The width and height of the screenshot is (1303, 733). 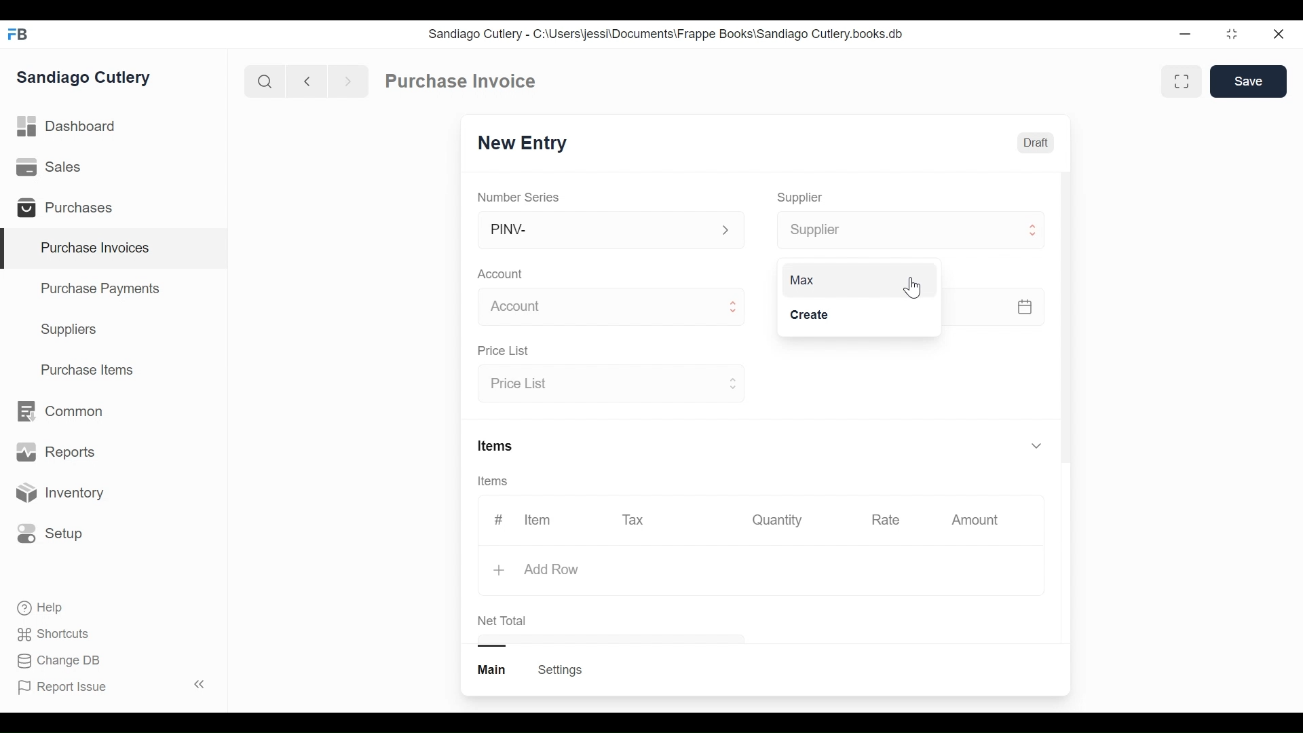 I want to click on Price List, so click(x=502, y=352).